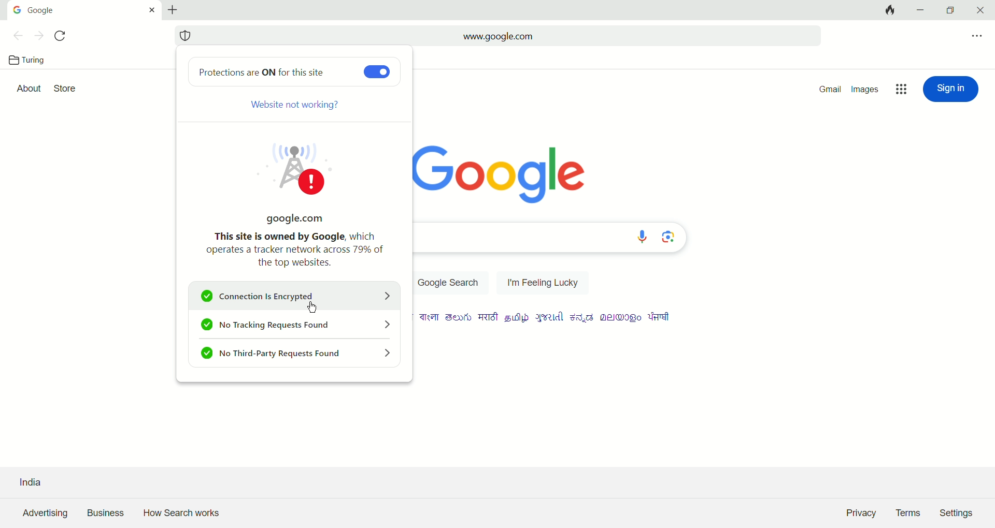  Describe the element at coordinates (517, 318) in the screenshot. I see `language` at that location.